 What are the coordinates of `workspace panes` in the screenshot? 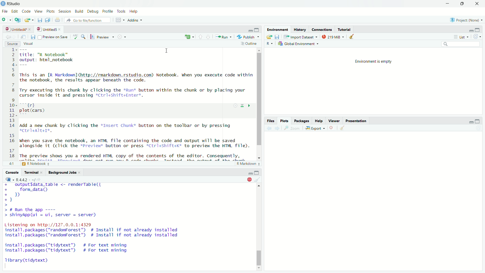 It's located at (120, 20).